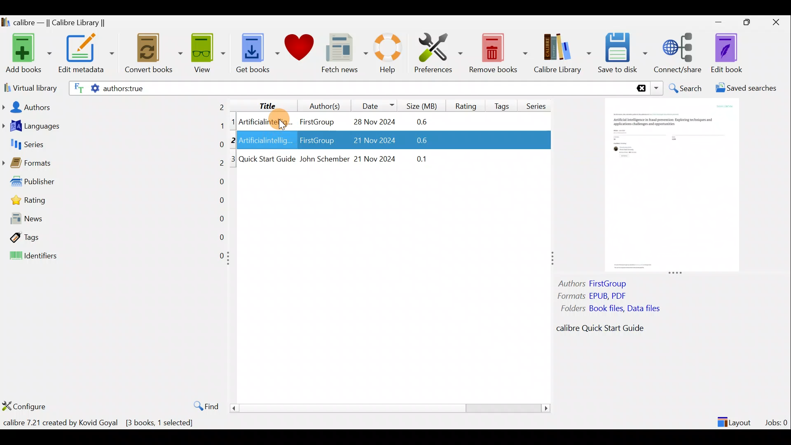 The image size is (791, 445). I want to click on FirstGroup, so click(316, 120).